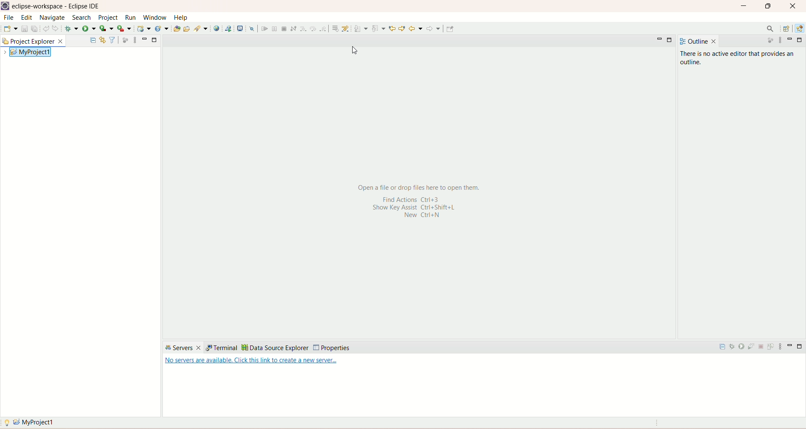  I want to click on text, so click(251, 362).